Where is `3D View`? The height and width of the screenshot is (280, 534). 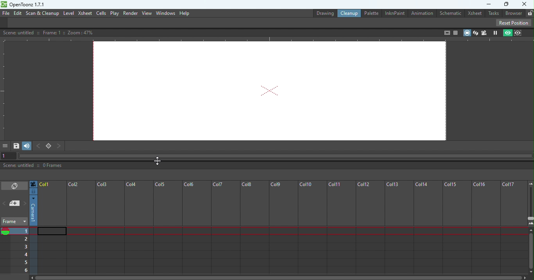
3D View is located at coordinates (475, 32).